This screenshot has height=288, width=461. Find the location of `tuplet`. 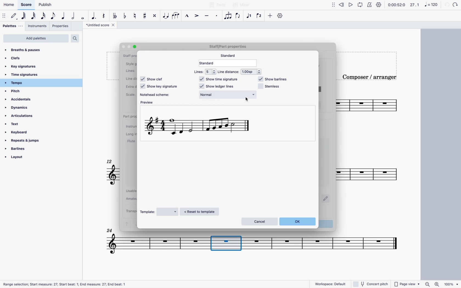

tuplet is located at coordinates (228, 16).